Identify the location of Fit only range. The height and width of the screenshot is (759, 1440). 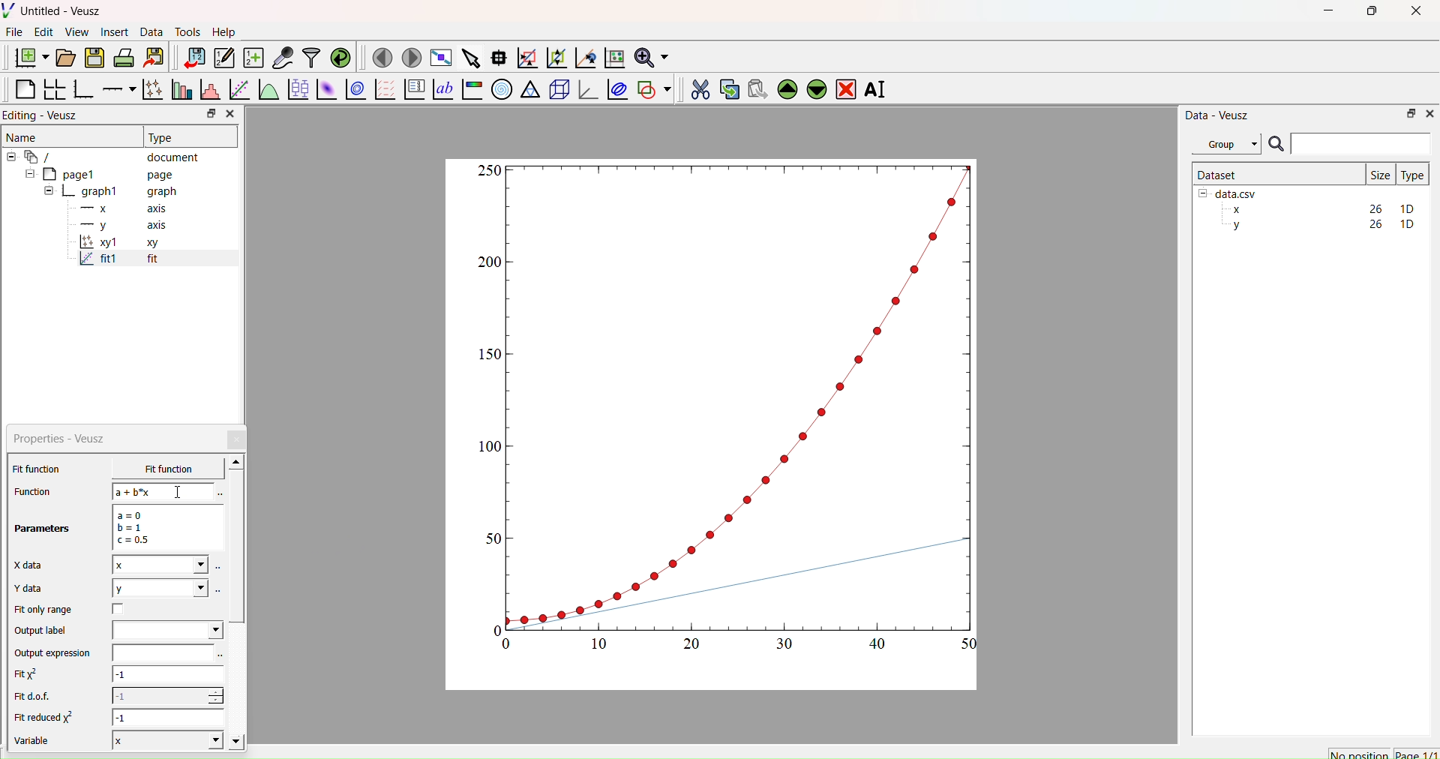
(43, 610).